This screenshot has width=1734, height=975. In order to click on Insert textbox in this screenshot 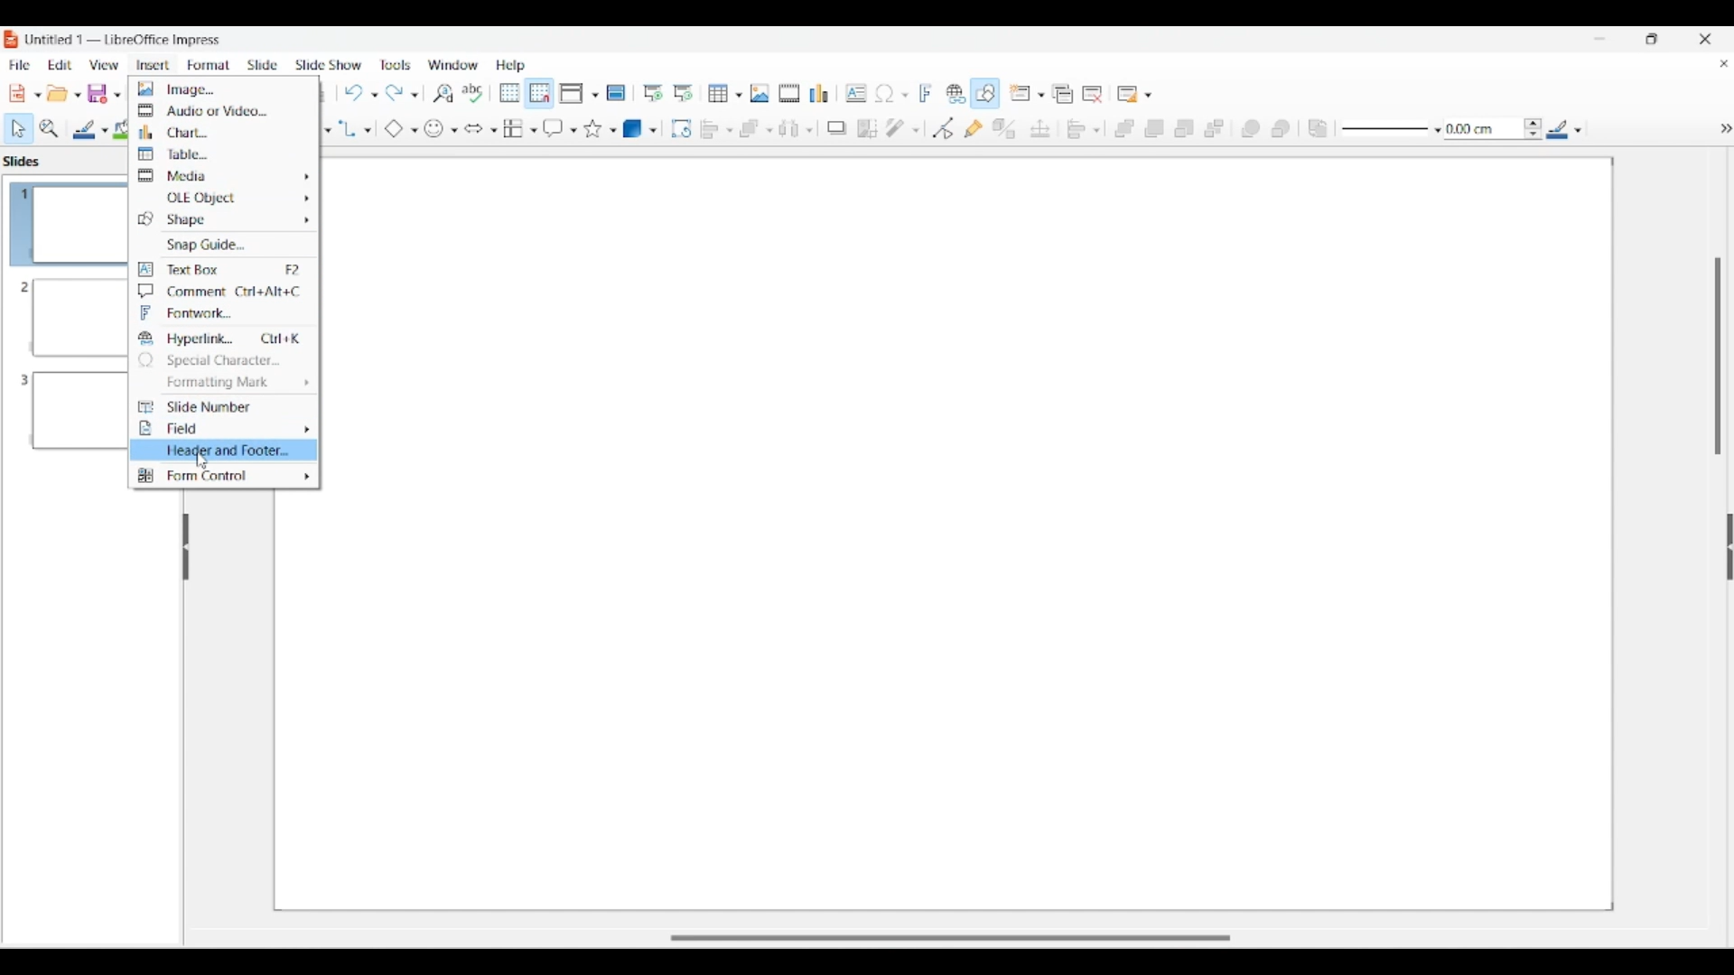, I will do `click(856, 93)`.